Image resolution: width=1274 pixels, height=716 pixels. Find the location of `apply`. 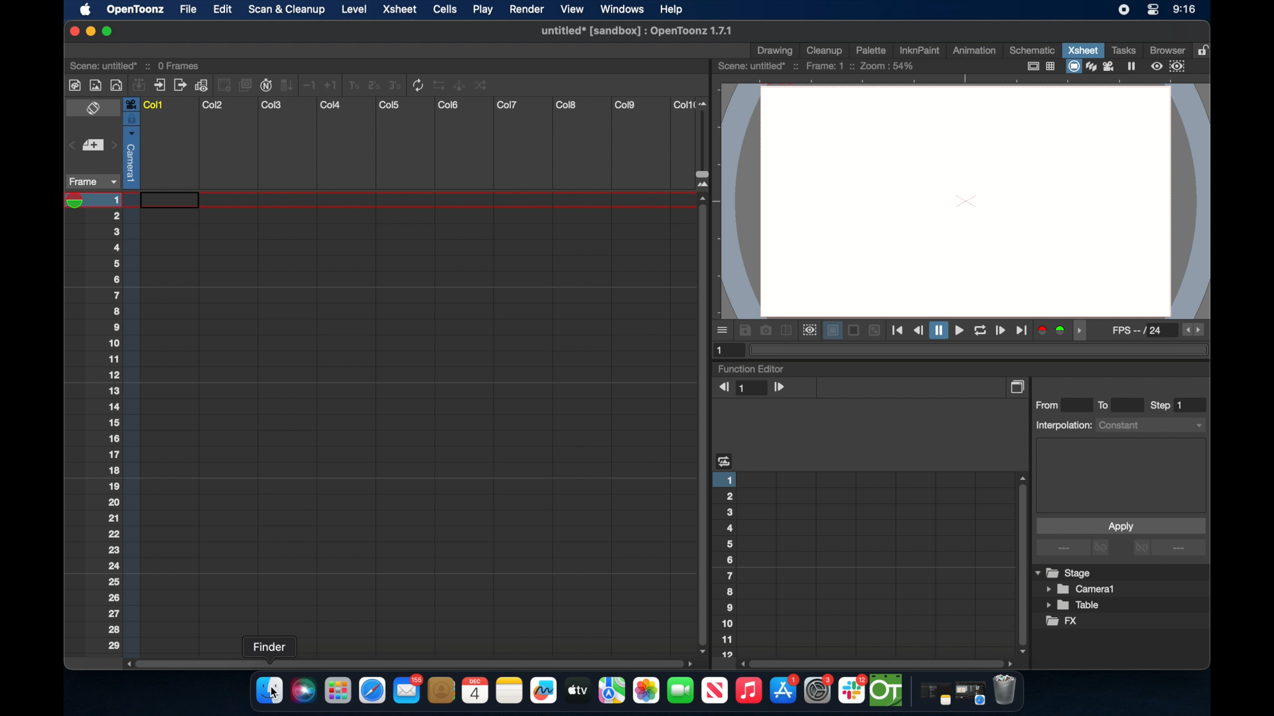

apply is located at coordinates (1120, 526).